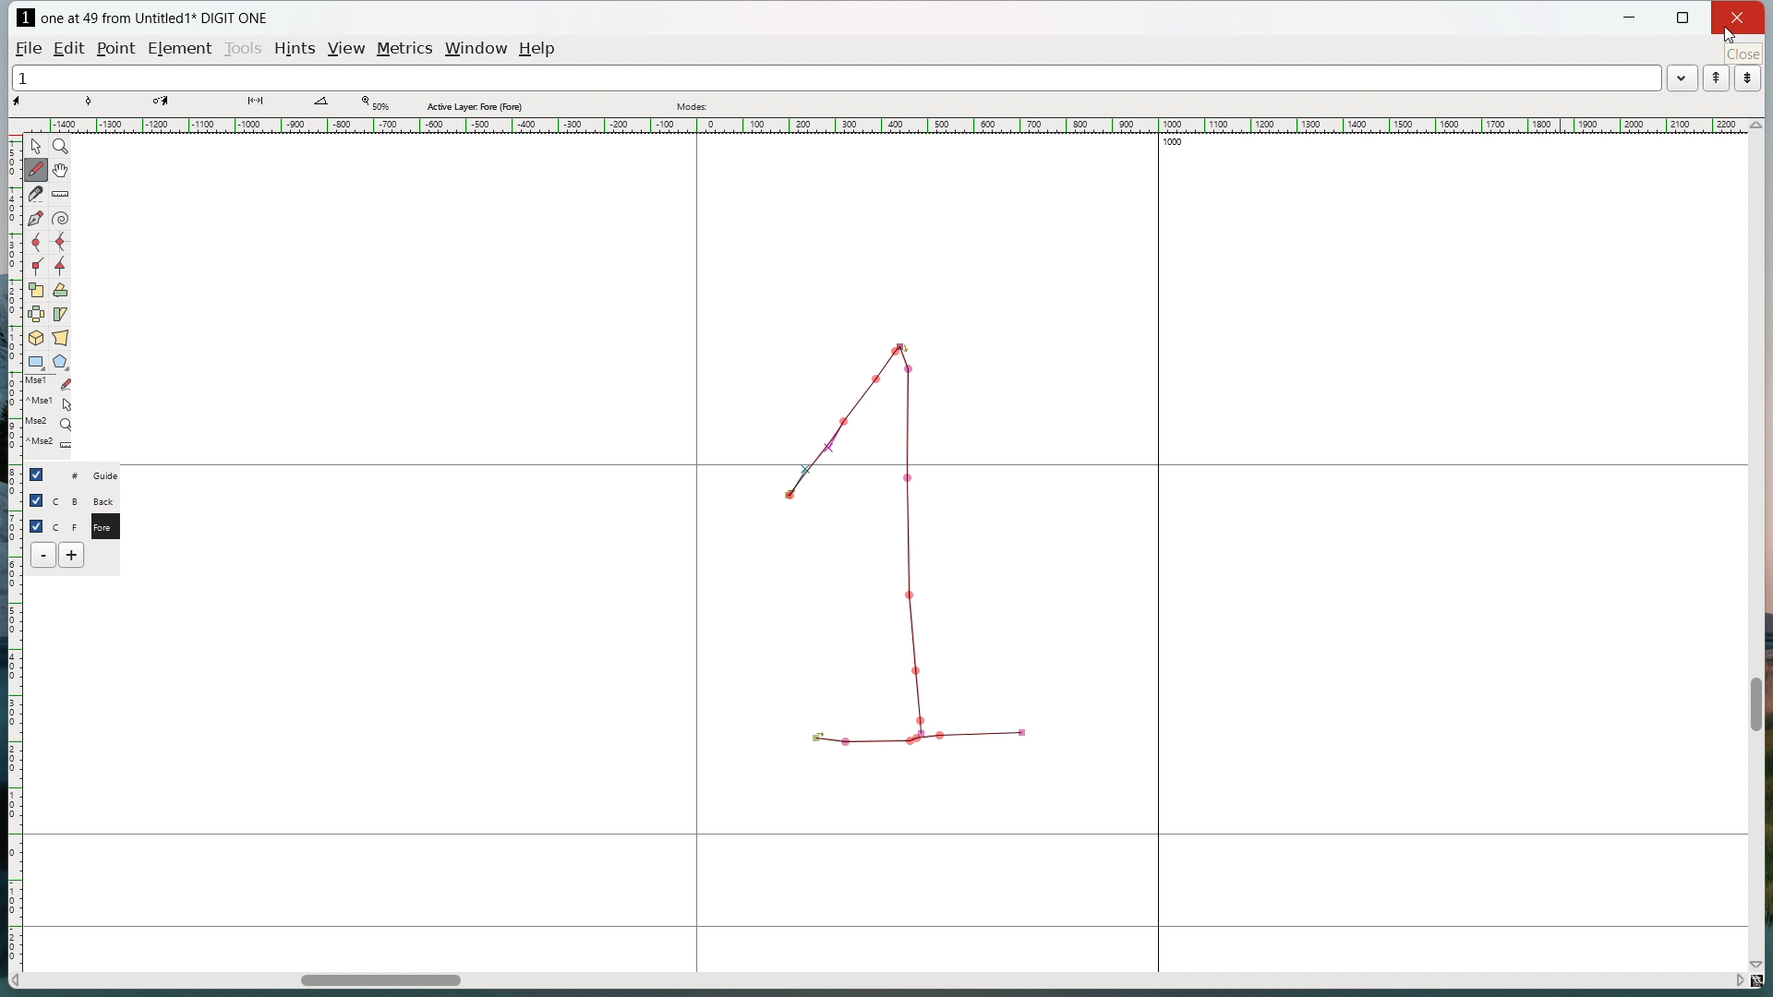 The image size is (1773, 997). I want to click on tangent, so click(109, 102).